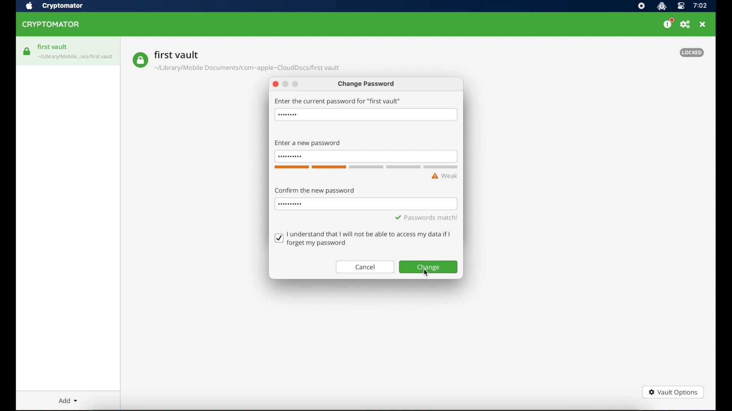 The height and width of the screenshot is (411, 732). Describe the element at coordinates (68, 400) in the screenshot. I see `add dropdown` at that location.